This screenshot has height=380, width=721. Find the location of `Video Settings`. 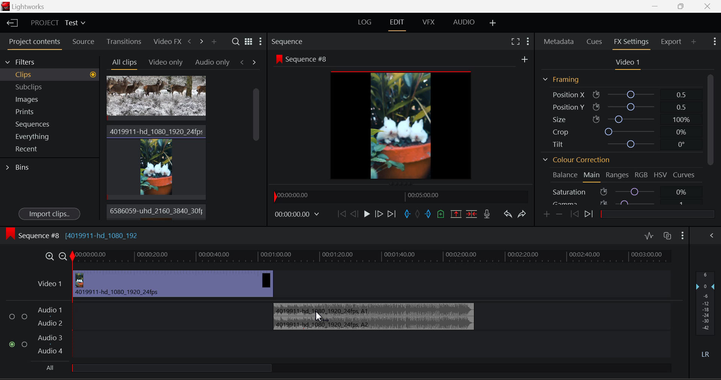

Video Settings is located at coordinates (627, 62).